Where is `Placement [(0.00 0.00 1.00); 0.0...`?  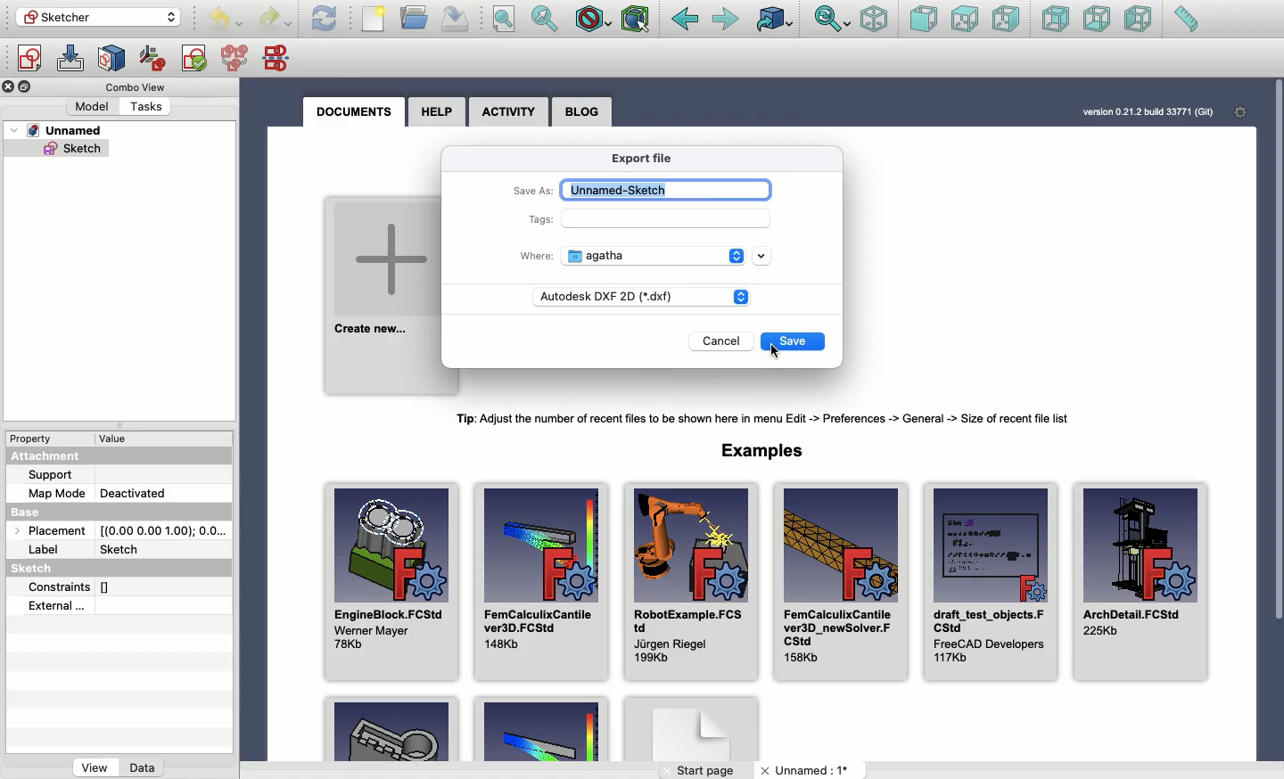
Placement [(0.00 0.00 1.00); 0.0... is located at coordinates (125, 533).